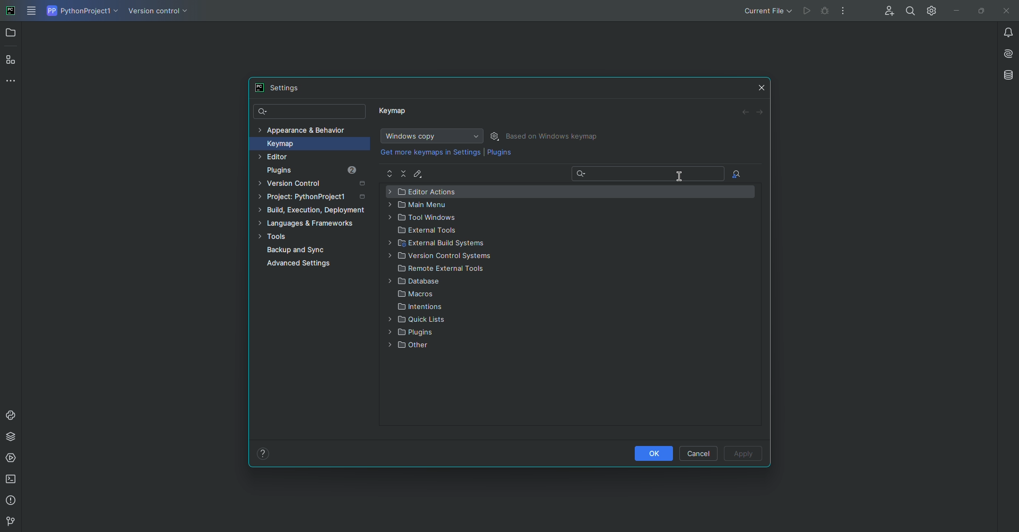 This screenshot has height=532, width=1019. What do you see at coordinates (808, 12) in the screenshot?
I see `Cannot run the file` at bounding box center [808, 12].